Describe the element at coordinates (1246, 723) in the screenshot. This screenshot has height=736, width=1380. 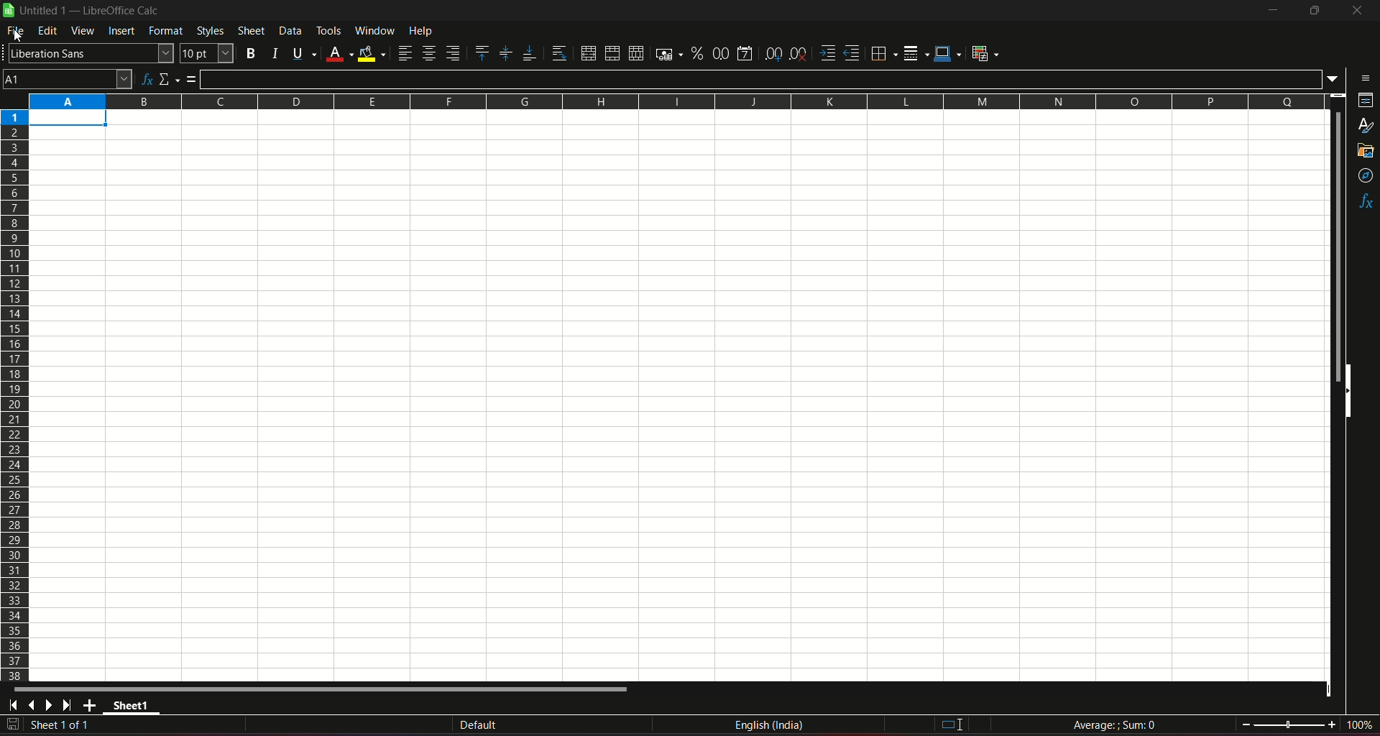
I see `zoom out` at that location.